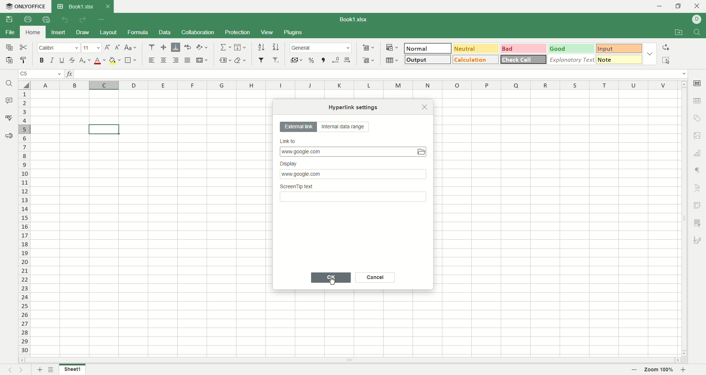  What do you see at coordinates (697, 19) in the screenshot?
I see `account` at bounding box center [697, 19].